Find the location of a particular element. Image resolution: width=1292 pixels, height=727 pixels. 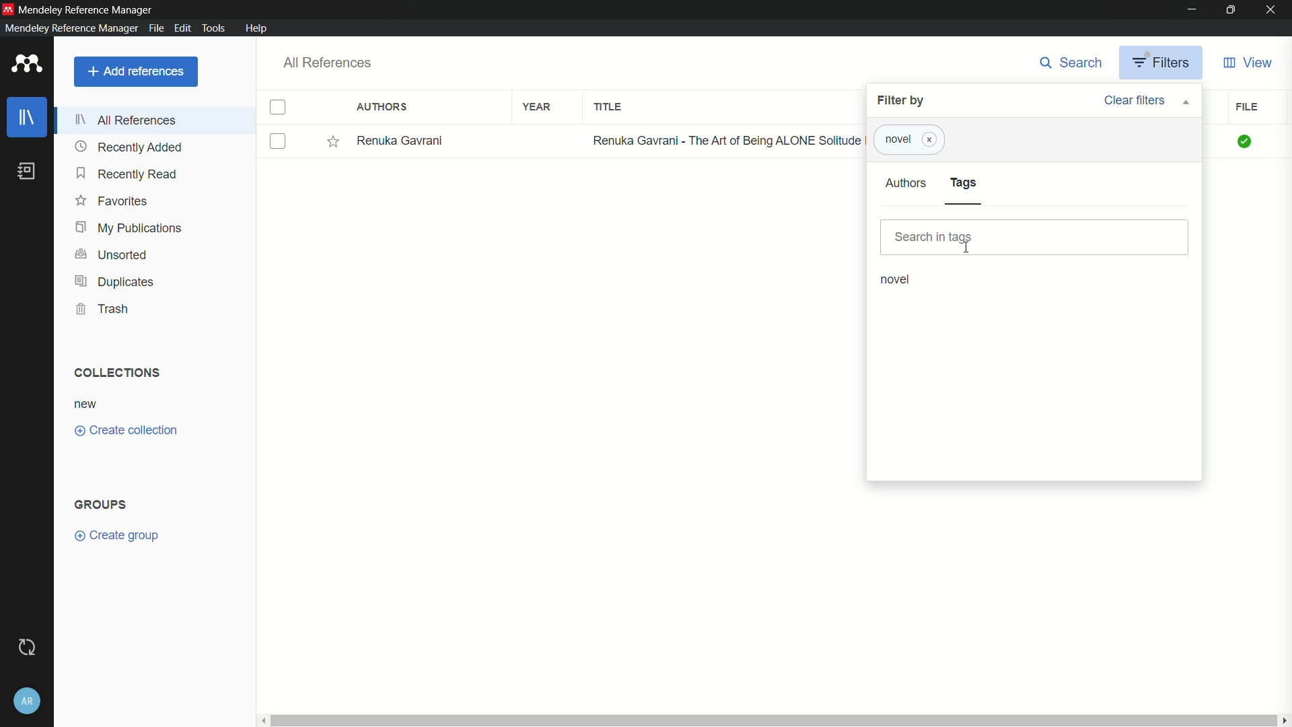

filter is located at coordinates (1161, 63).